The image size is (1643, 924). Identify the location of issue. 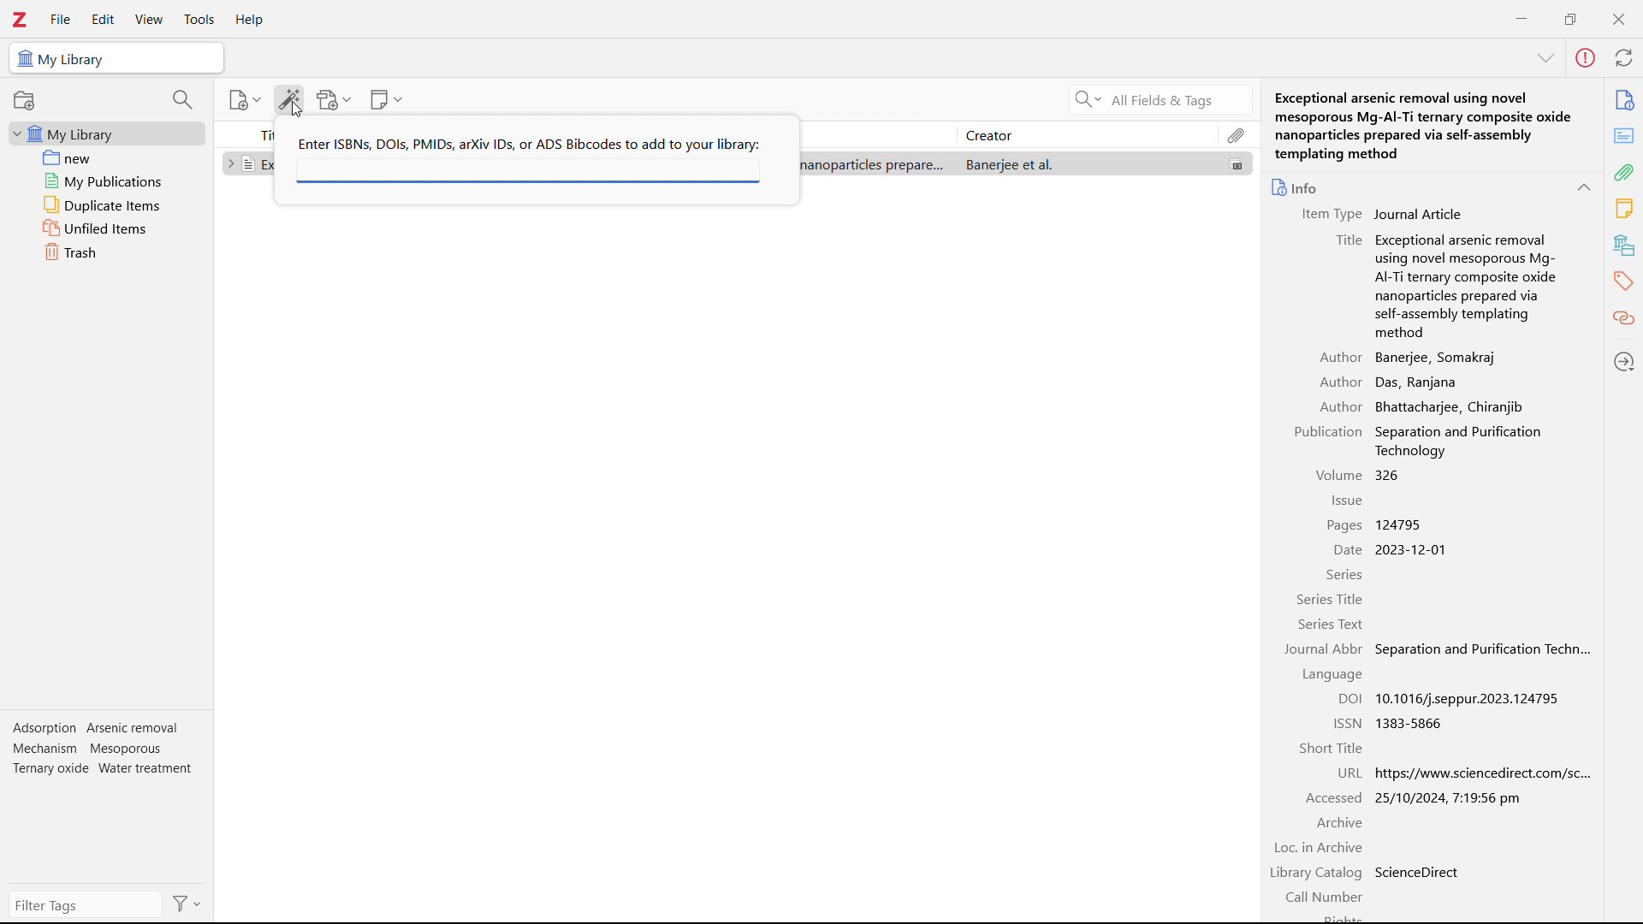
(1345, 501).